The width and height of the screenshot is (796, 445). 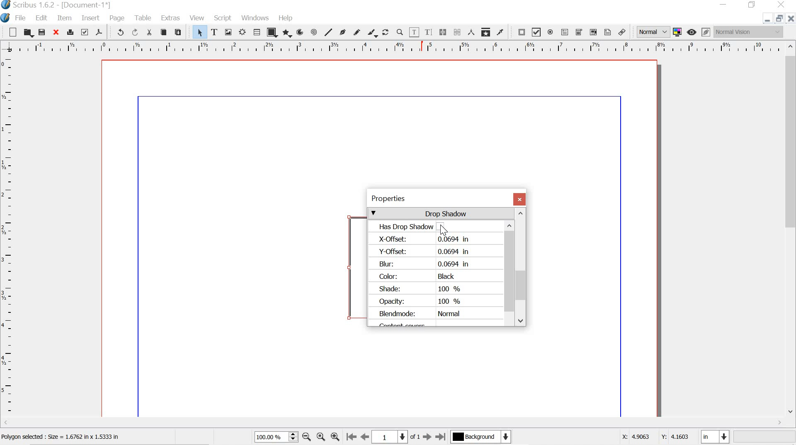 I want to click on line, so click(x=328, y=31).